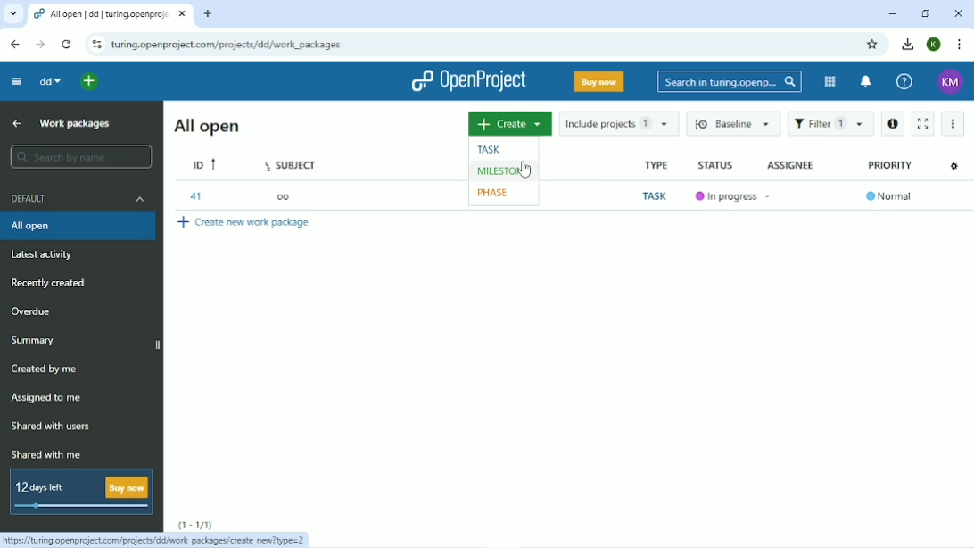 The image size is (974, 548). Describe the element at coordinates (466, 81) in the screenshot. I see `OpenProject` at that location.